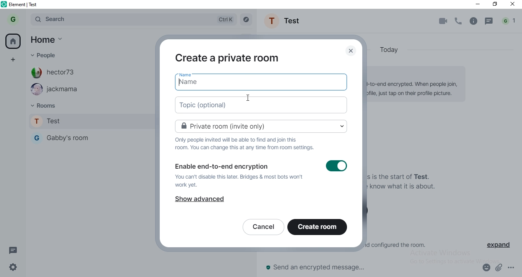  What do you see at coordinates (514, 5) in the screenshot?
I see `close` at bounding box center [514, 5].